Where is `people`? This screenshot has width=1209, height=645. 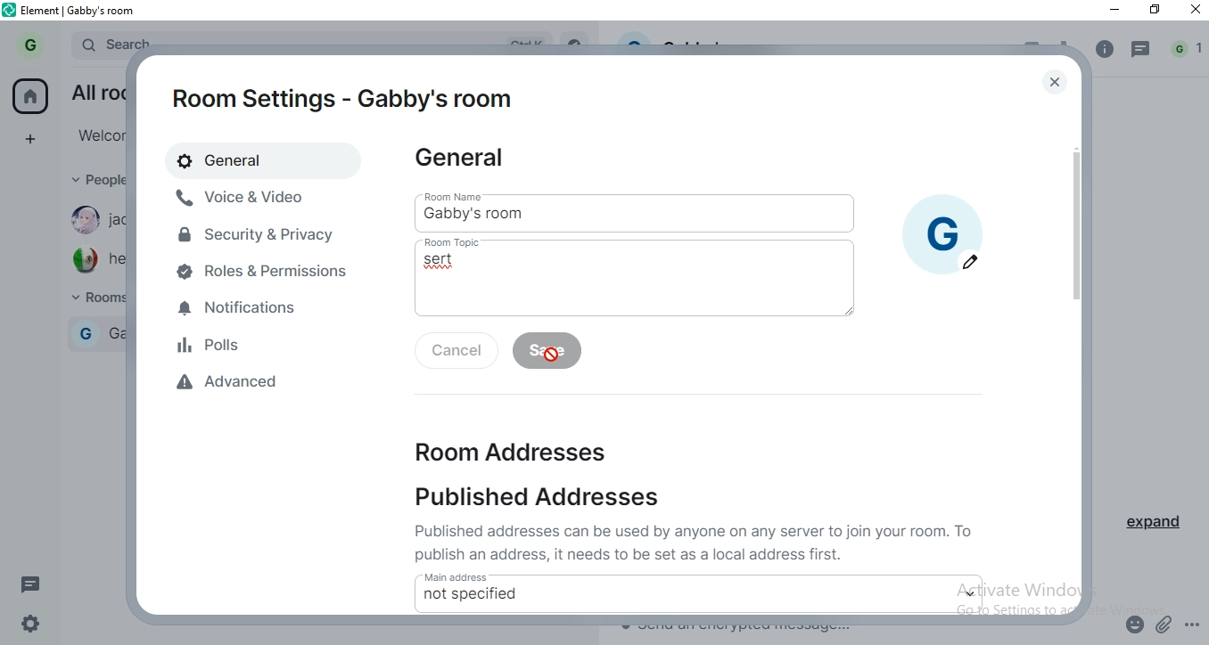
people is located at coordinates (95, 181).